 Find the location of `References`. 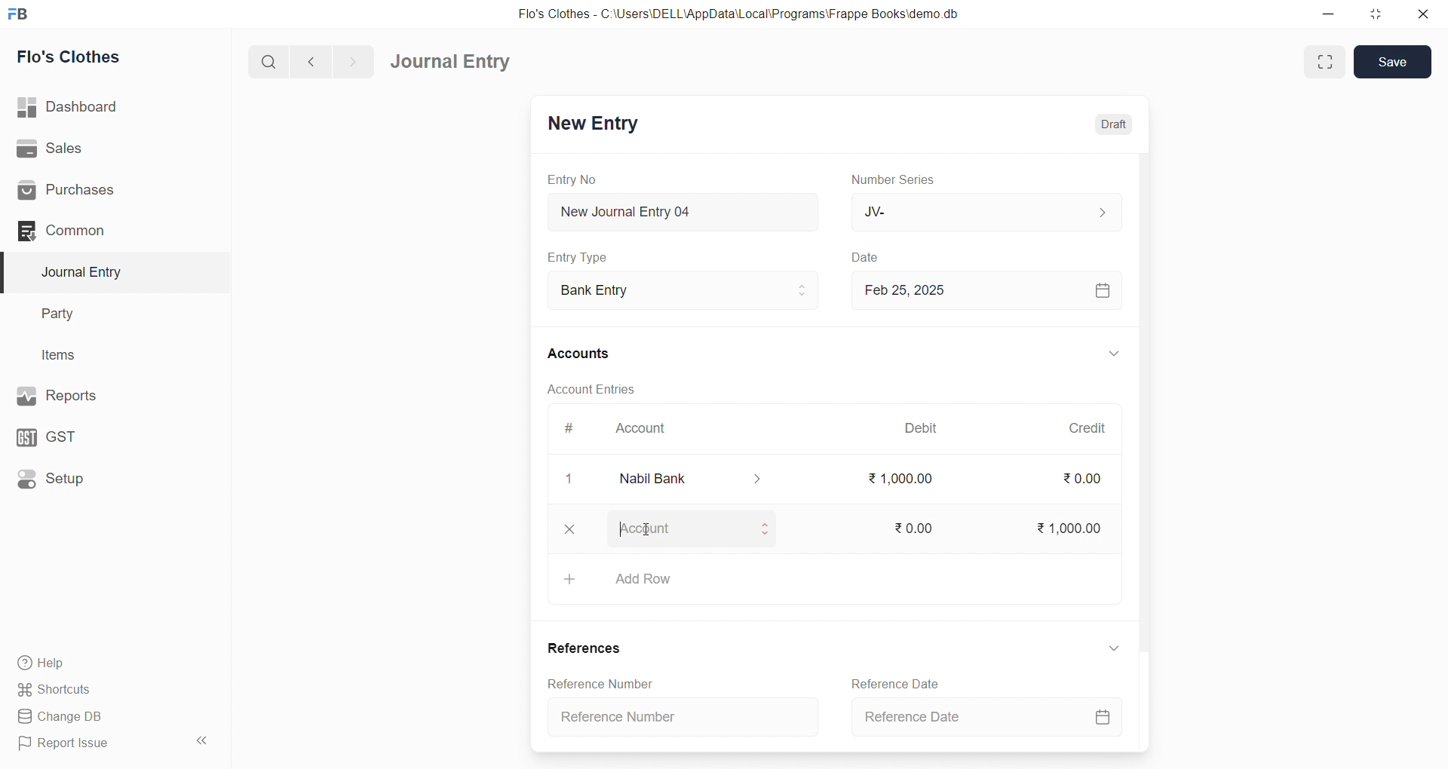

References is located at coordinates (584, 648).